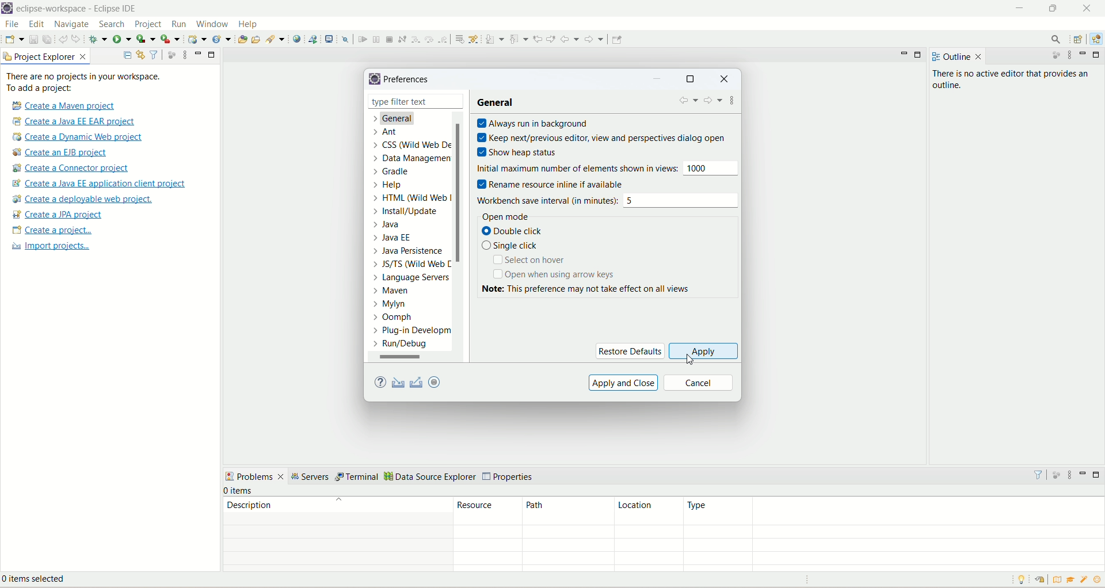 The height and width of the screenshot is (588, 1105). I want to click on resources, so click(488, 511).